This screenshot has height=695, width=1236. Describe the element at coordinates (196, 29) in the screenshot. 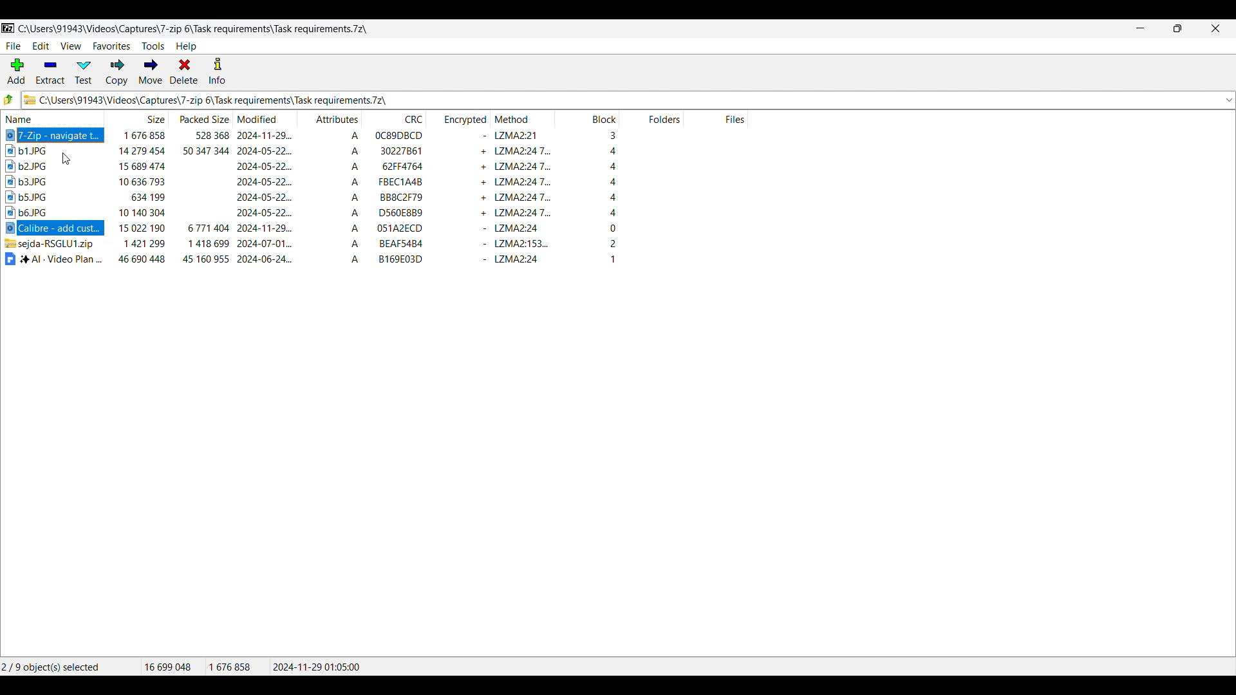

I see `Location of current folder` at that location.